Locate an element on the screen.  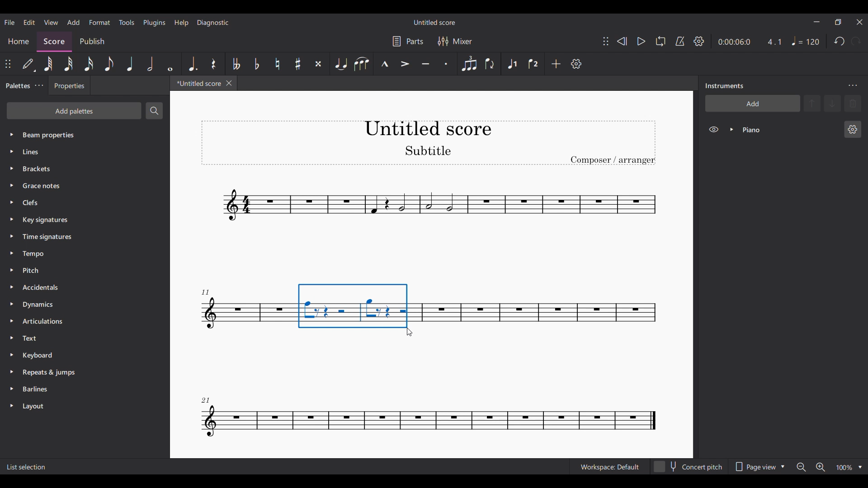
Tempo is located at coordinates (806, 41).